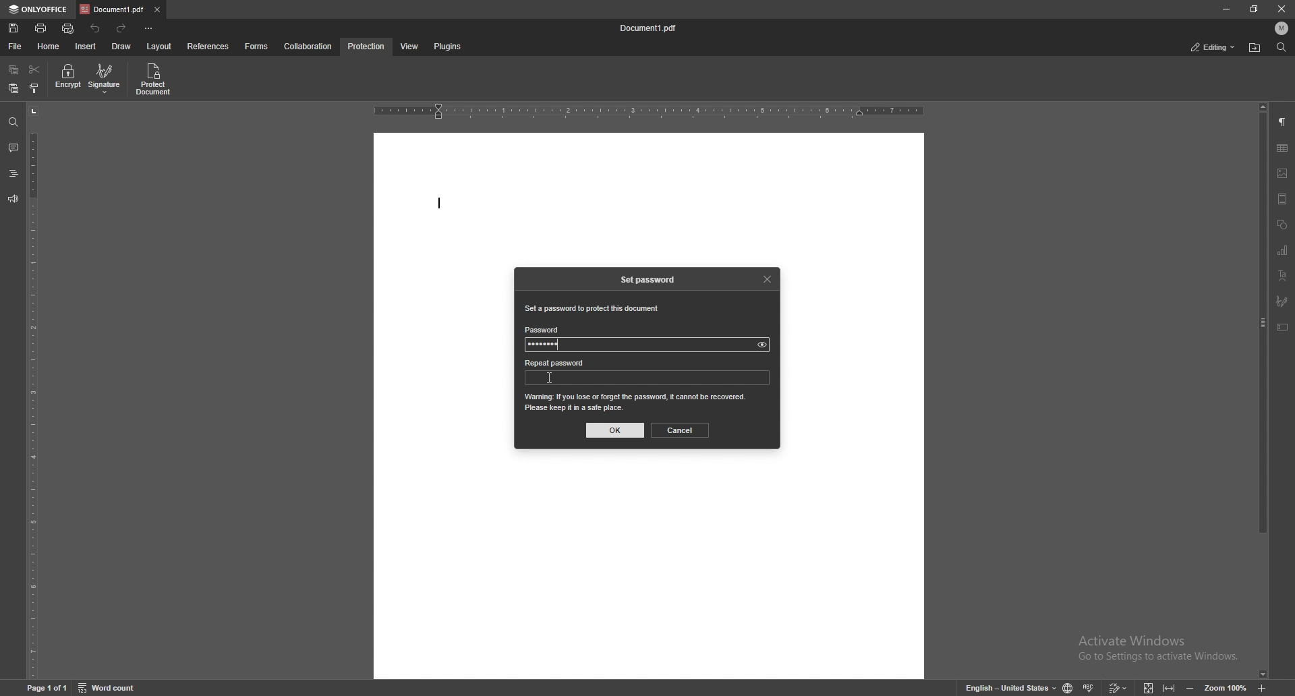 This screenshot has width=1295, height=696. What do you see at coordinates (544, 328) in the screenshot?
I see `password` at bounding box center [544, 328].